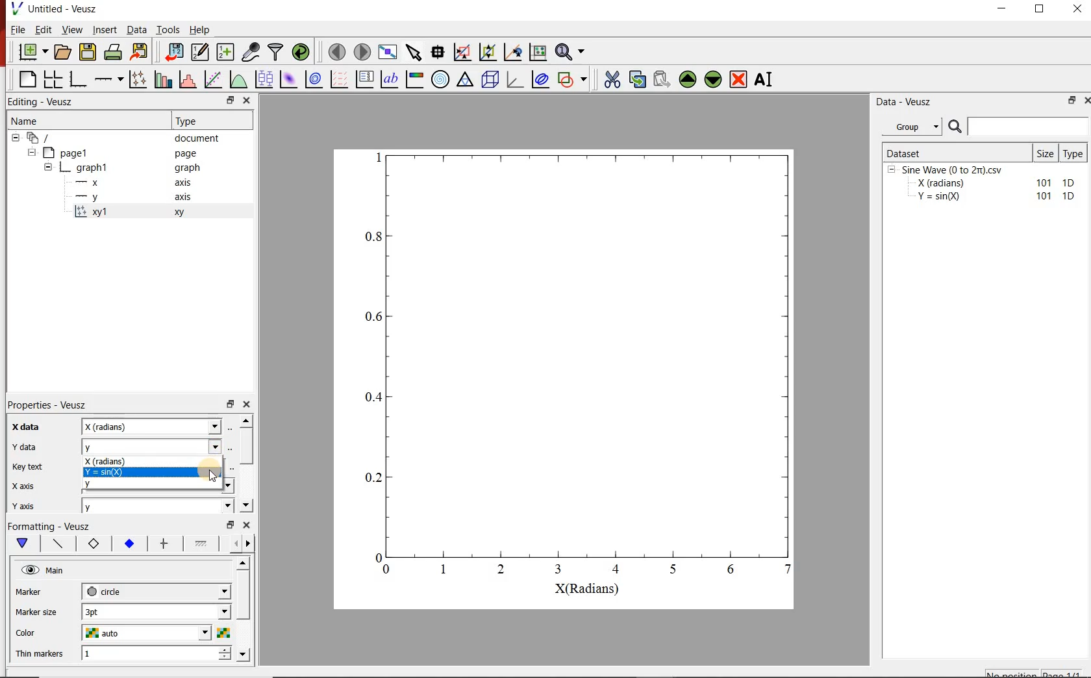  I want to click on Edit, so click(44, 30).